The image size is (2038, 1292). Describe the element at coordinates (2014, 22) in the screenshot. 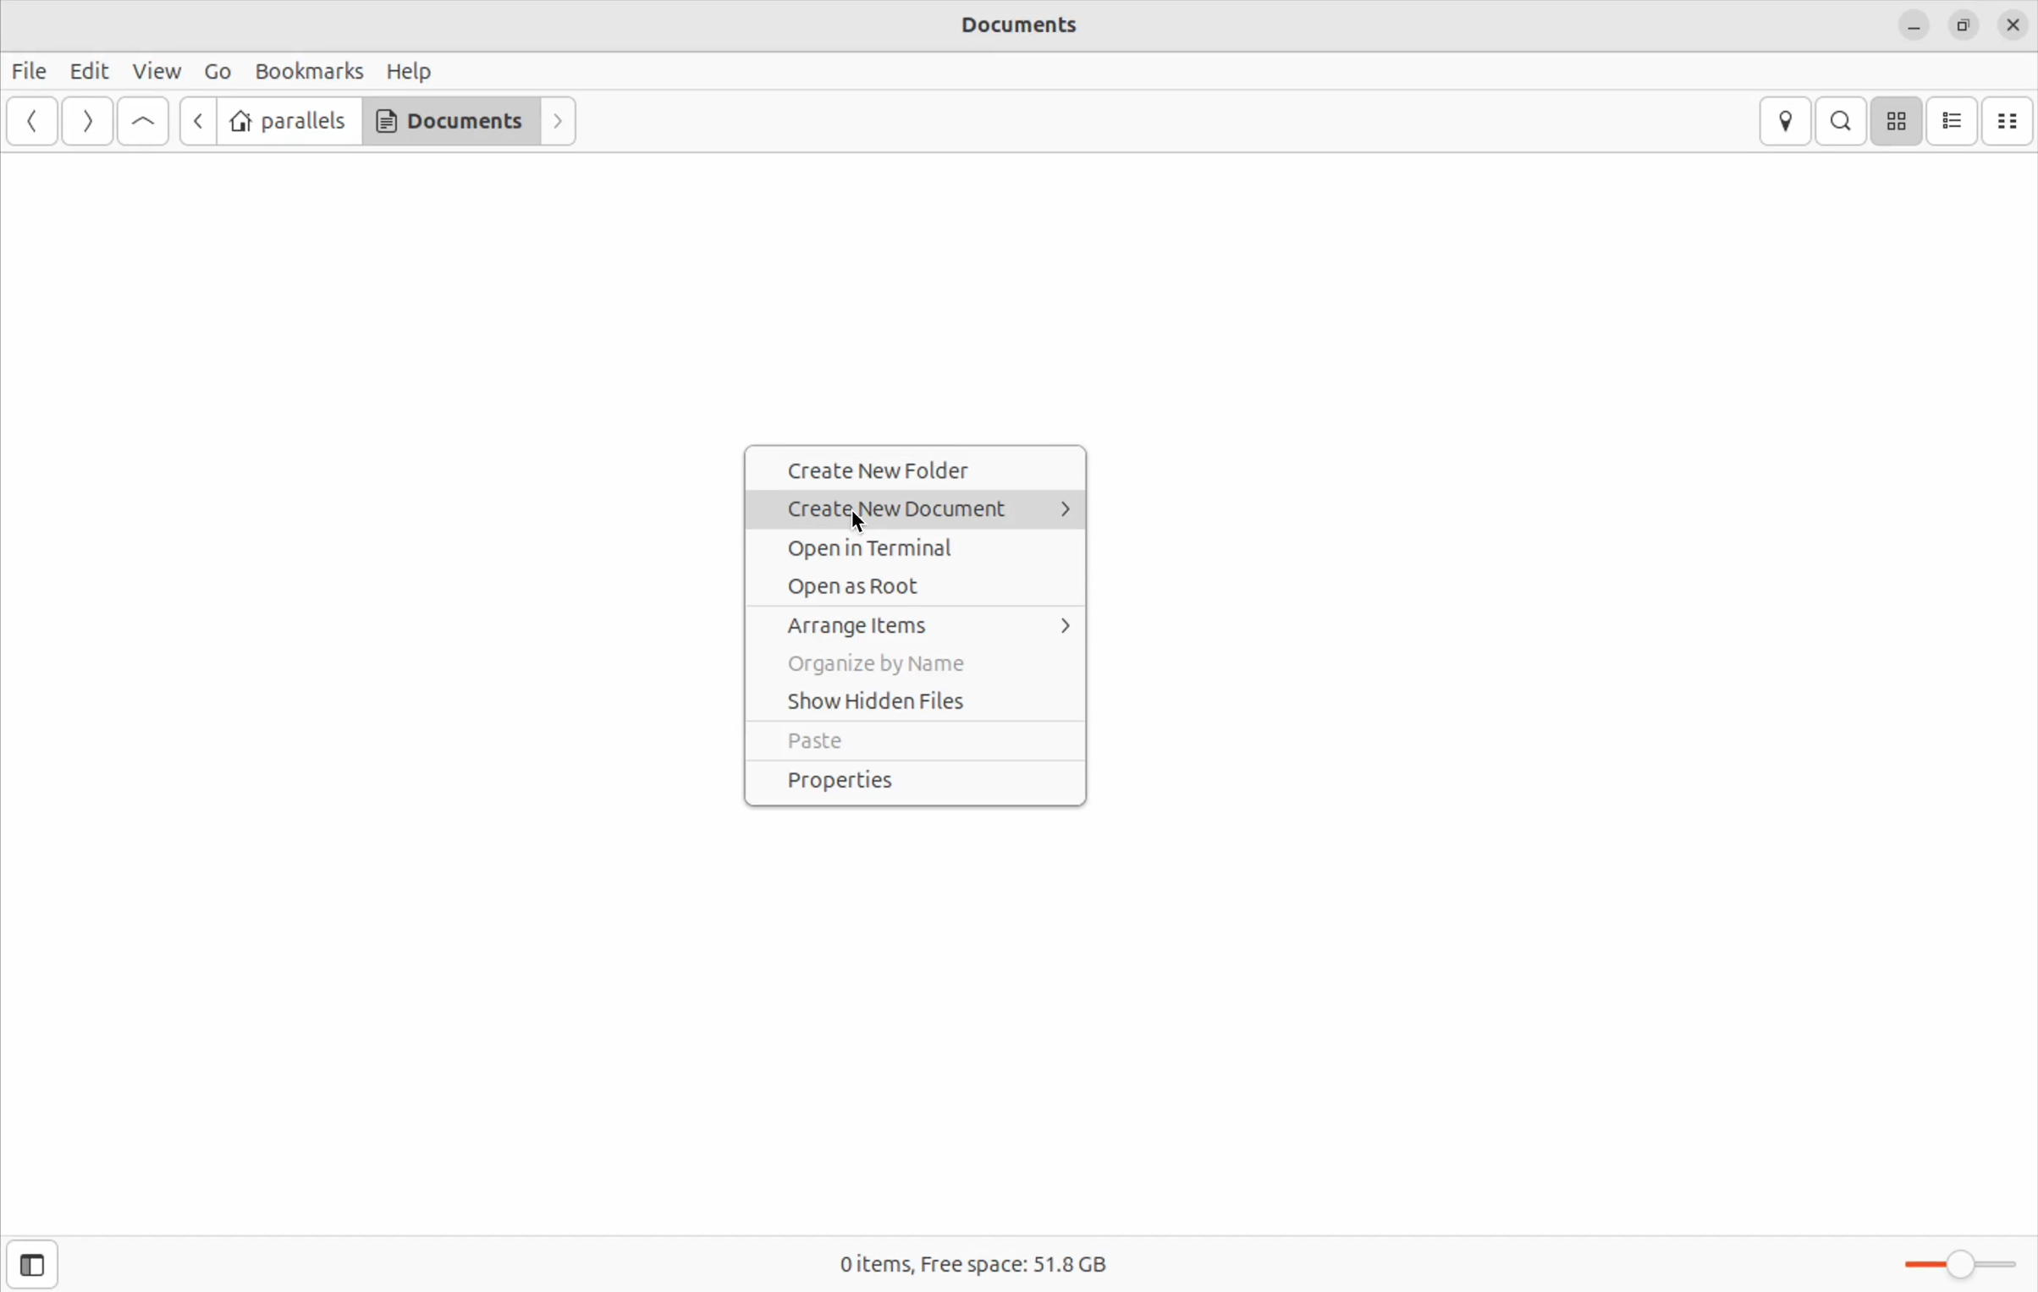

I see `close` at that location.